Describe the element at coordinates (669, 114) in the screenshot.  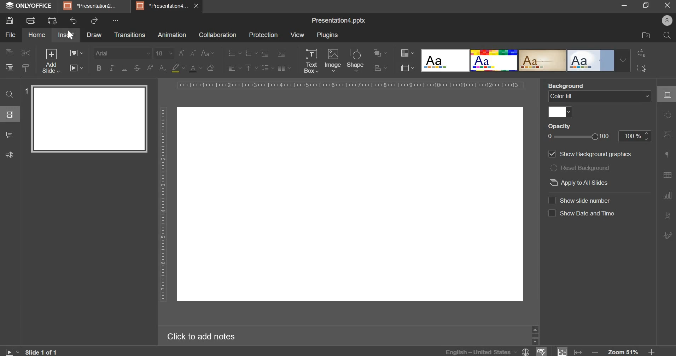
I see `shape settings` at that location.